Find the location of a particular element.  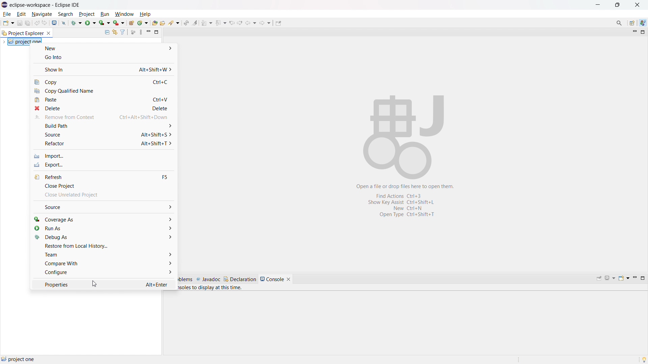

search is located at coordinates (66, 14).